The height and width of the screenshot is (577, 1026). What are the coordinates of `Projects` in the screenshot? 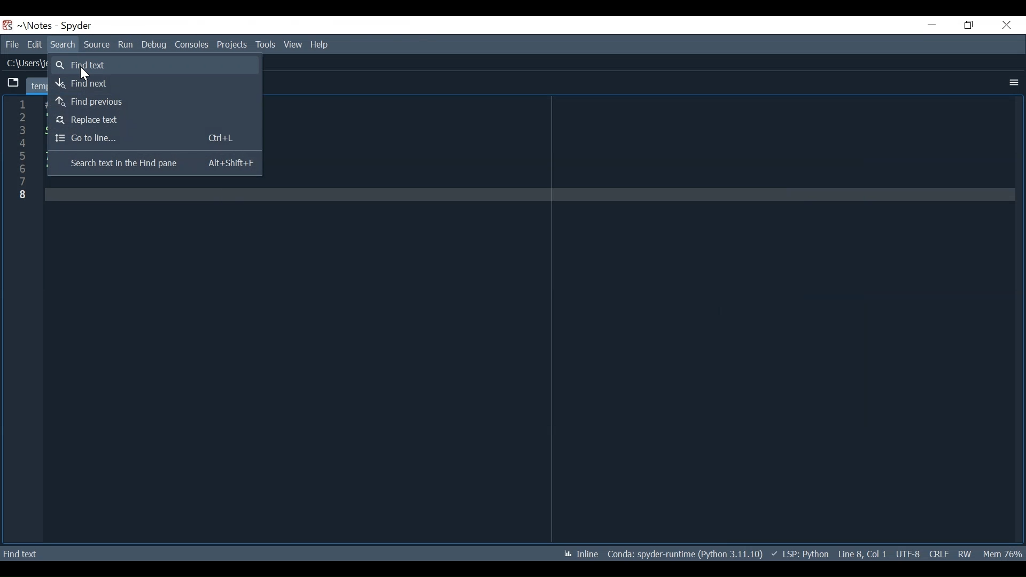 It's located at (232, 45).